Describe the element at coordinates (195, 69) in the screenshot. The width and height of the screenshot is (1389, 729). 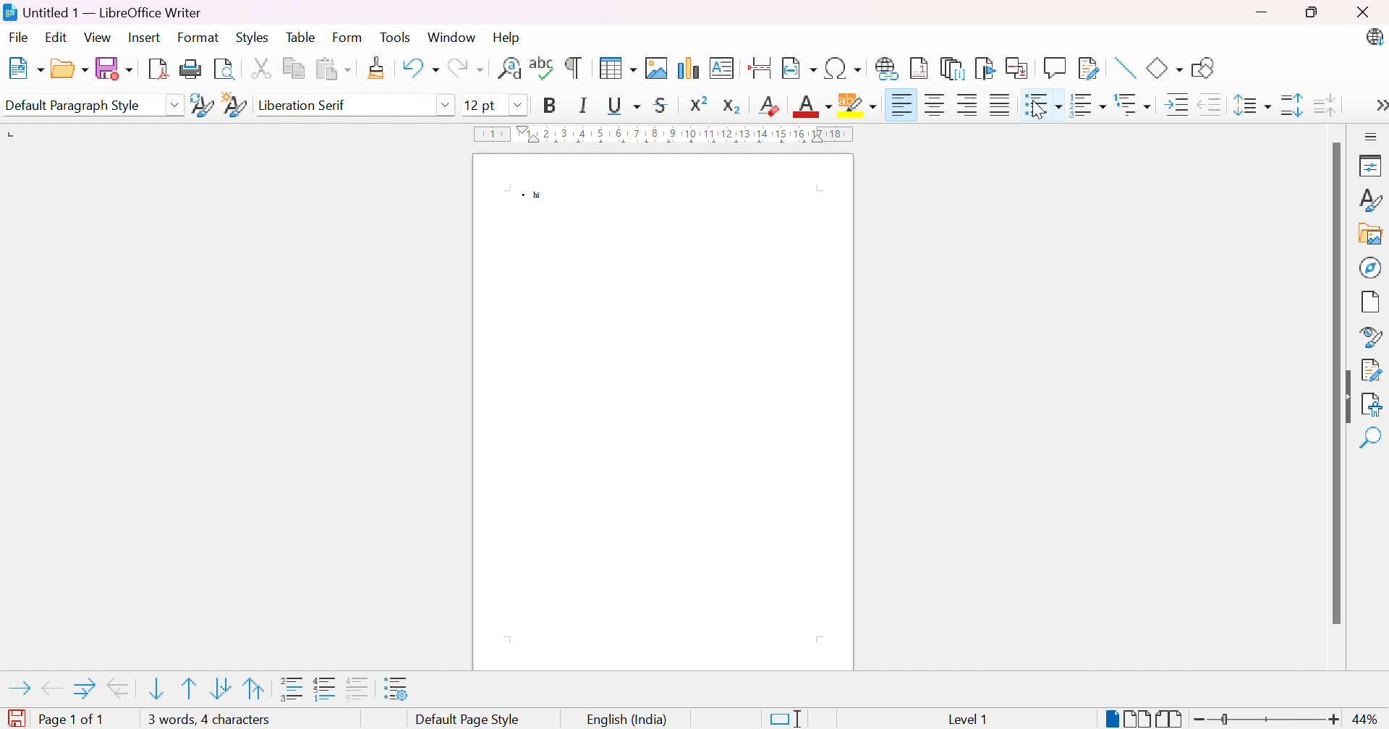
I see `Print` at that location.